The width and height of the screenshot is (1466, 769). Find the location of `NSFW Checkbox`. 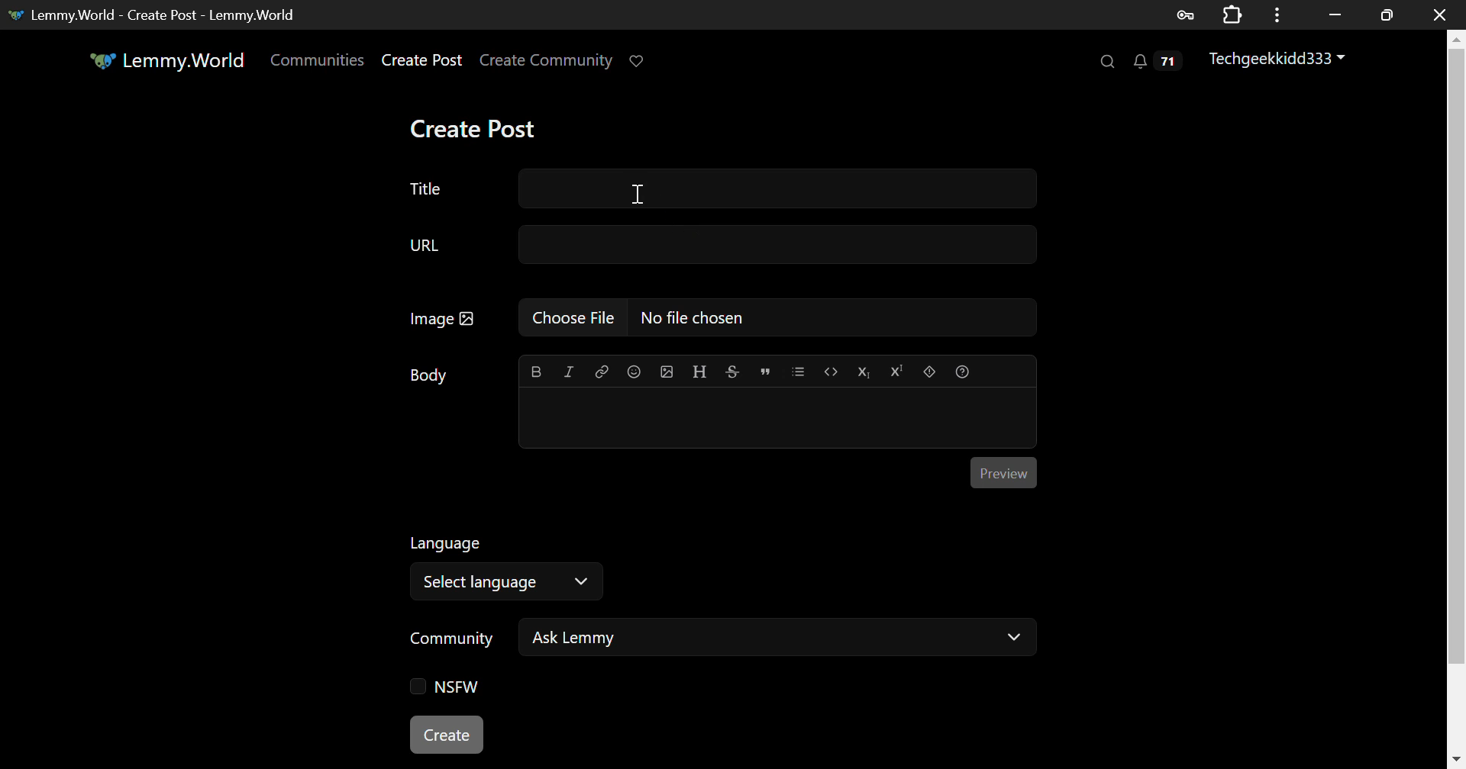

NSFW Checkbox is located at coordinates (450, 687).